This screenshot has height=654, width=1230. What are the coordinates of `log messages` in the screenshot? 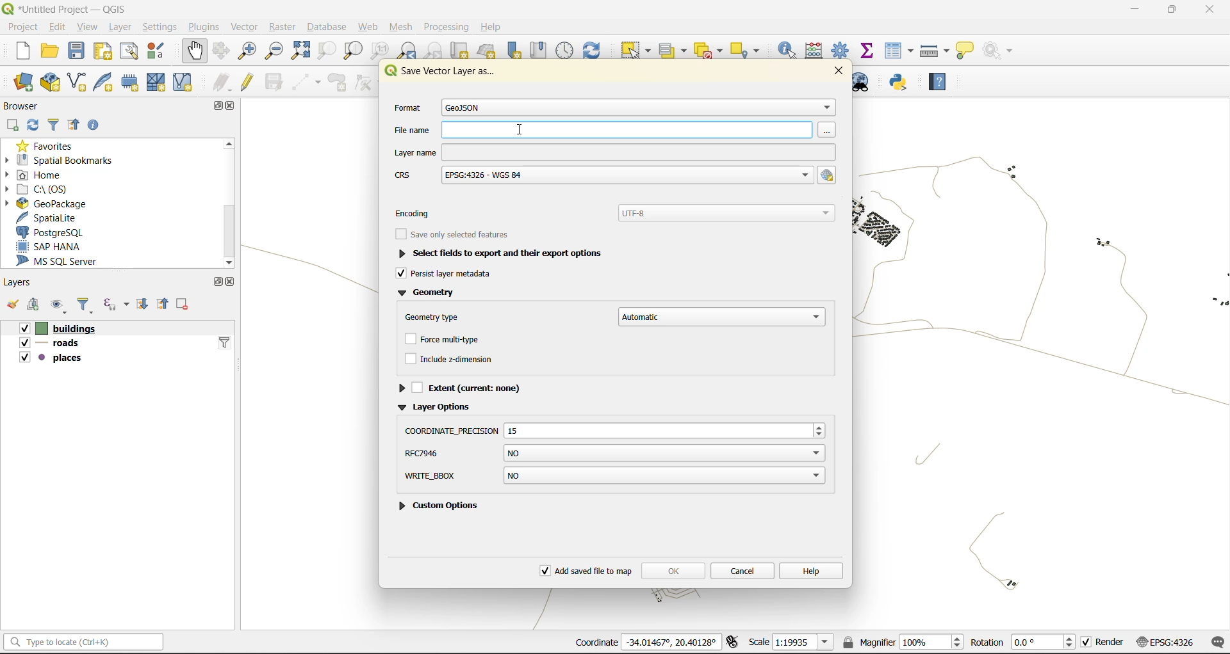 It's located at (1215, 641).